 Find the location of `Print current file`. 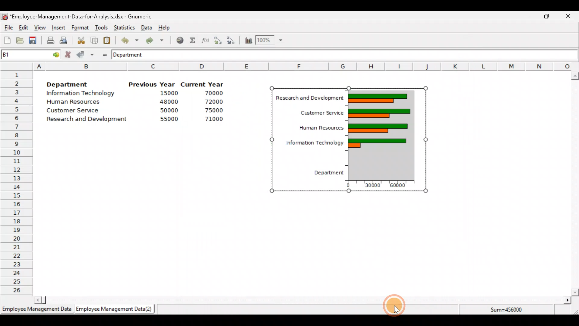

Print current file is located at coordinates (50, 40).